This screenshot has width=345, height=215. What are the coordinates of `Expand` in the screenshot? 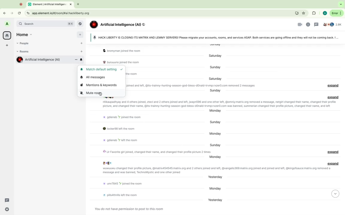 It's located at (334, 152).